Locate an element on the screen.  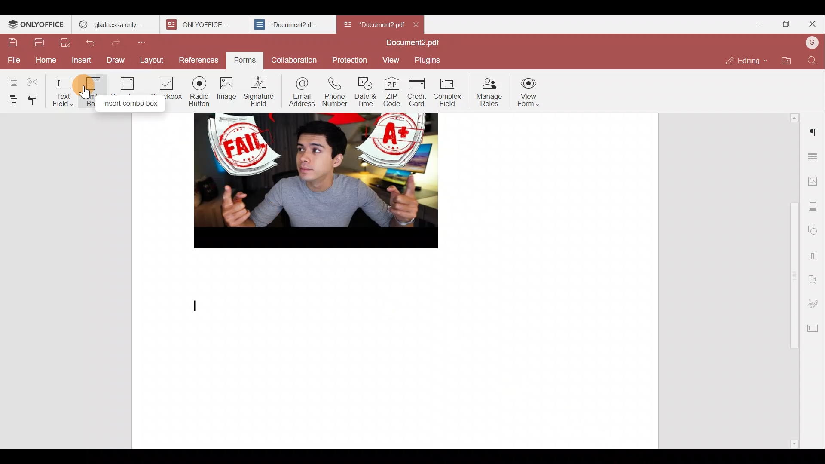
Form settings is located at coordinates (814, 327).